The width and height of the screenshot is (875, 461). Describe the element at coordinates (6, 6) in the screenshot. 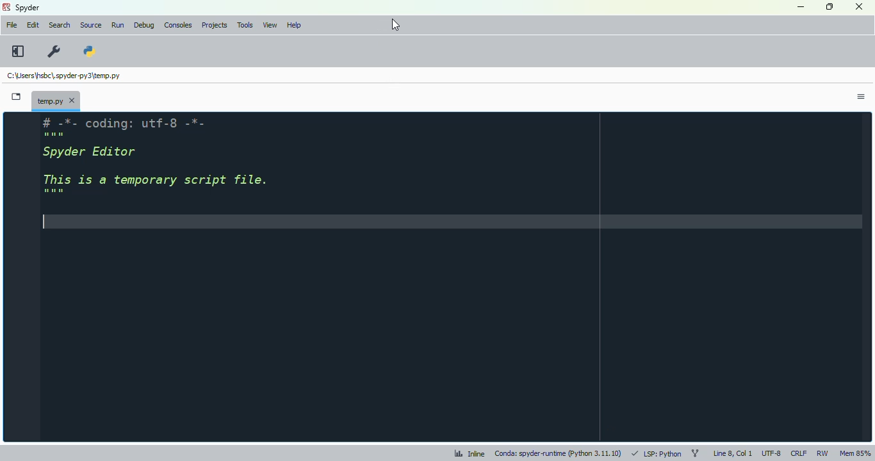

I see `logo` at that location.